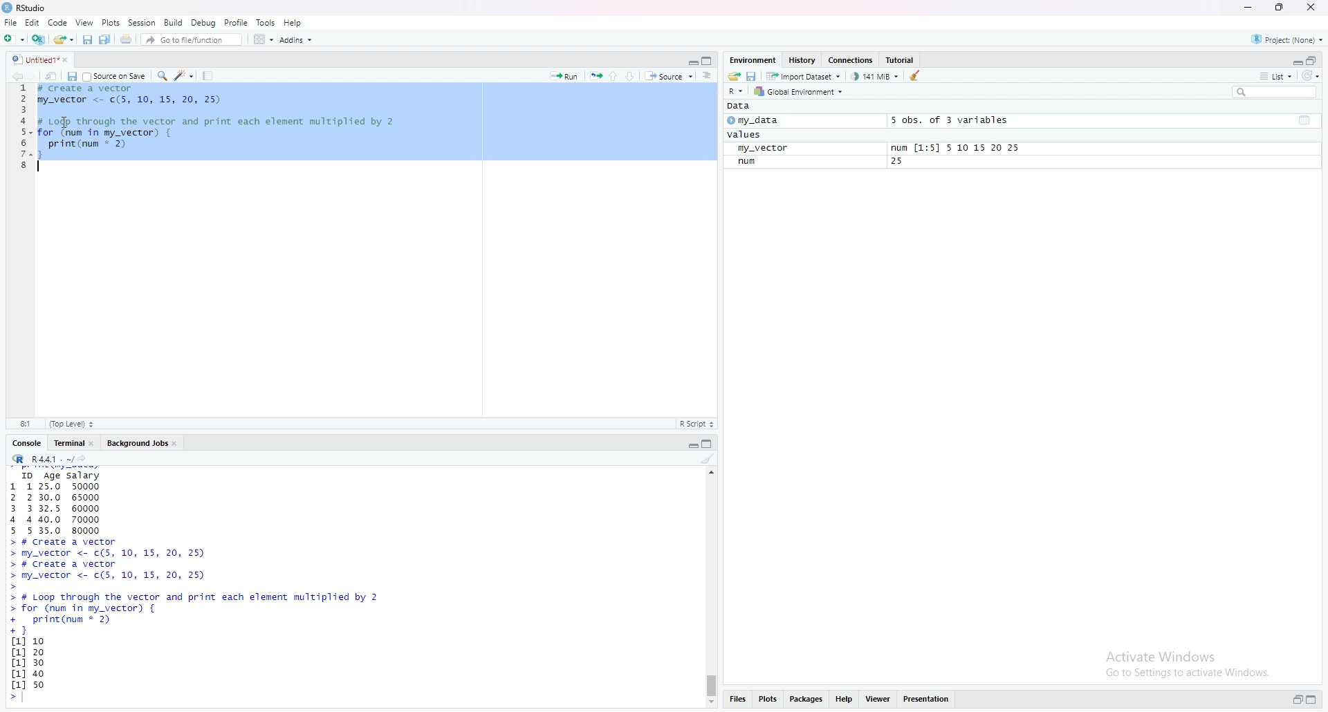 The height and width of the screenshot is (712, 1328). I want to click on import dataset, so click(804, 76).